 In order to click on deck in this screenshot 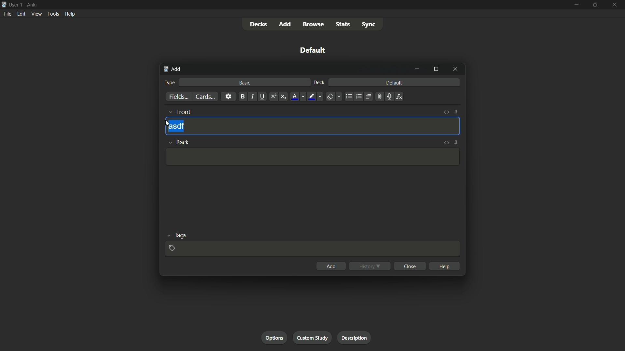, I will do `click(319, 83)`.